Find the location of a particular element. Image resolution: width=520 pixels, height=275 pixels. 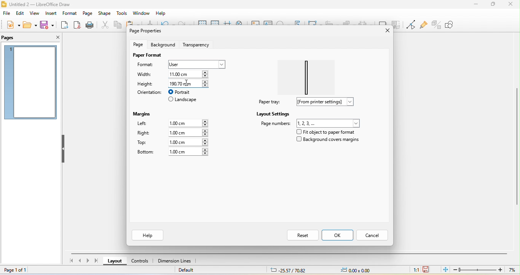

copy is located at coordinates (117, 26).